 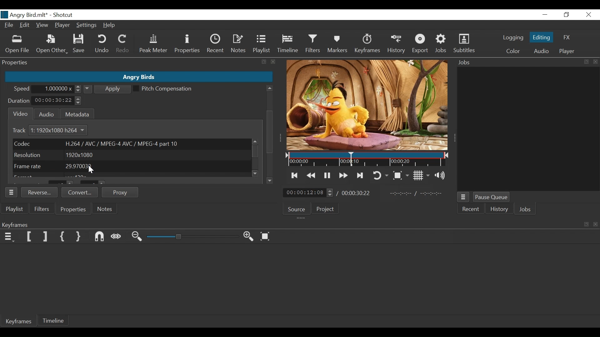 What do you see at coordinates (40, 192) in the screenshot?
I see `Reverse` at bounding box center [40, 192].